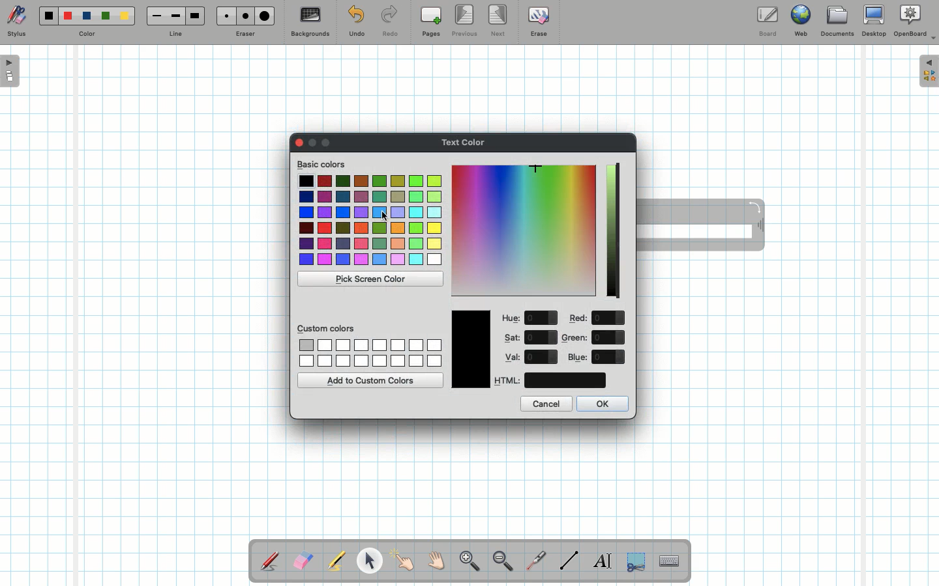  What do you see at coordinates (106, 17) in the screenshot?
I see `Green` at bounding box center [106, 17].